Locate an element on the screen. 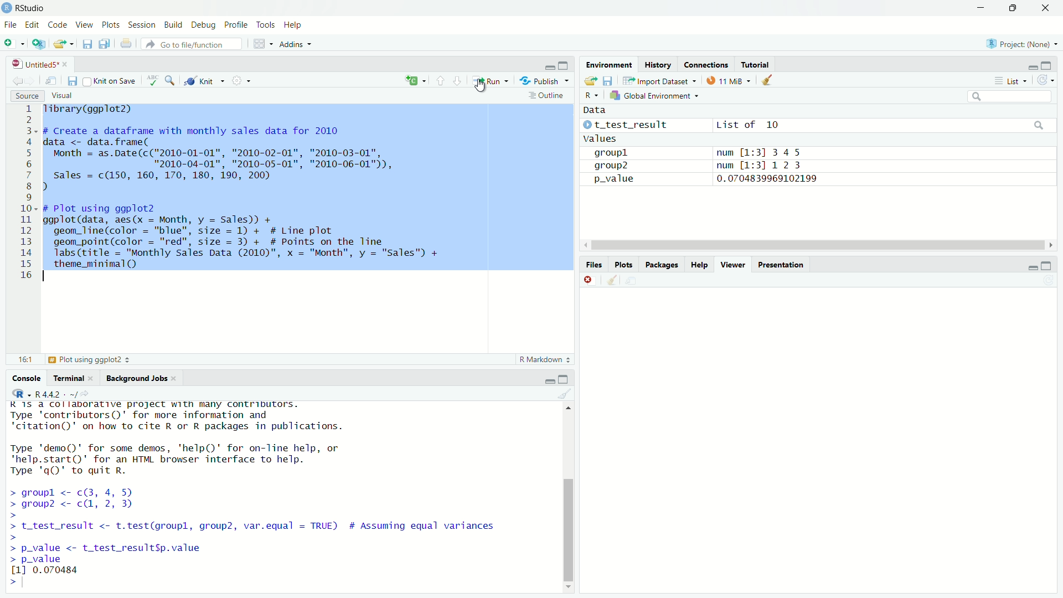 Image resolution: width=1063 pixels, height=598 pixels. Connections. is located at coordinates (706, 64).